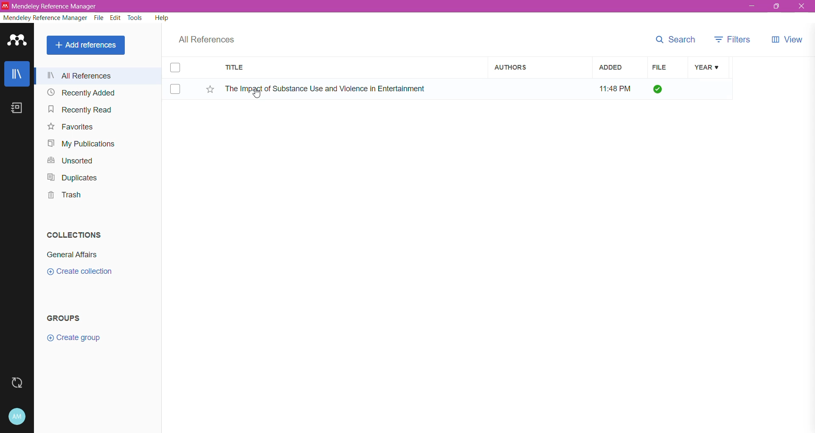 The height and width of the screenshot is (433, 815). Describe the element at coordinates (675, 41) in the screenshot. I see `Search` at that location.